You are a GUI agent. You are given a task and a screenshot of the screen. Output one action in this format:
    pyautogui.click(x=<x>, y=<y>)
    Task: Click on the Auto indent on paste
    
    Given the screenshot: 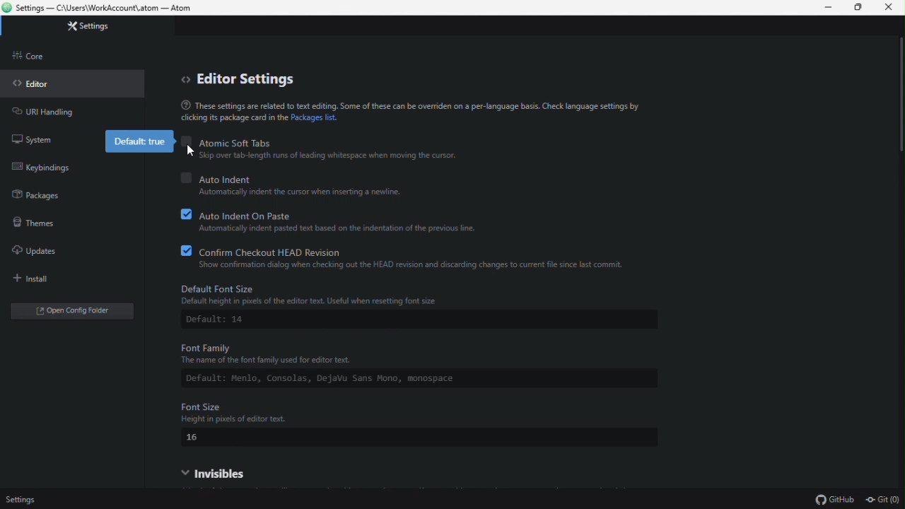 What is the action you would take?
    pyautogui.click(x=349, y=214)
    